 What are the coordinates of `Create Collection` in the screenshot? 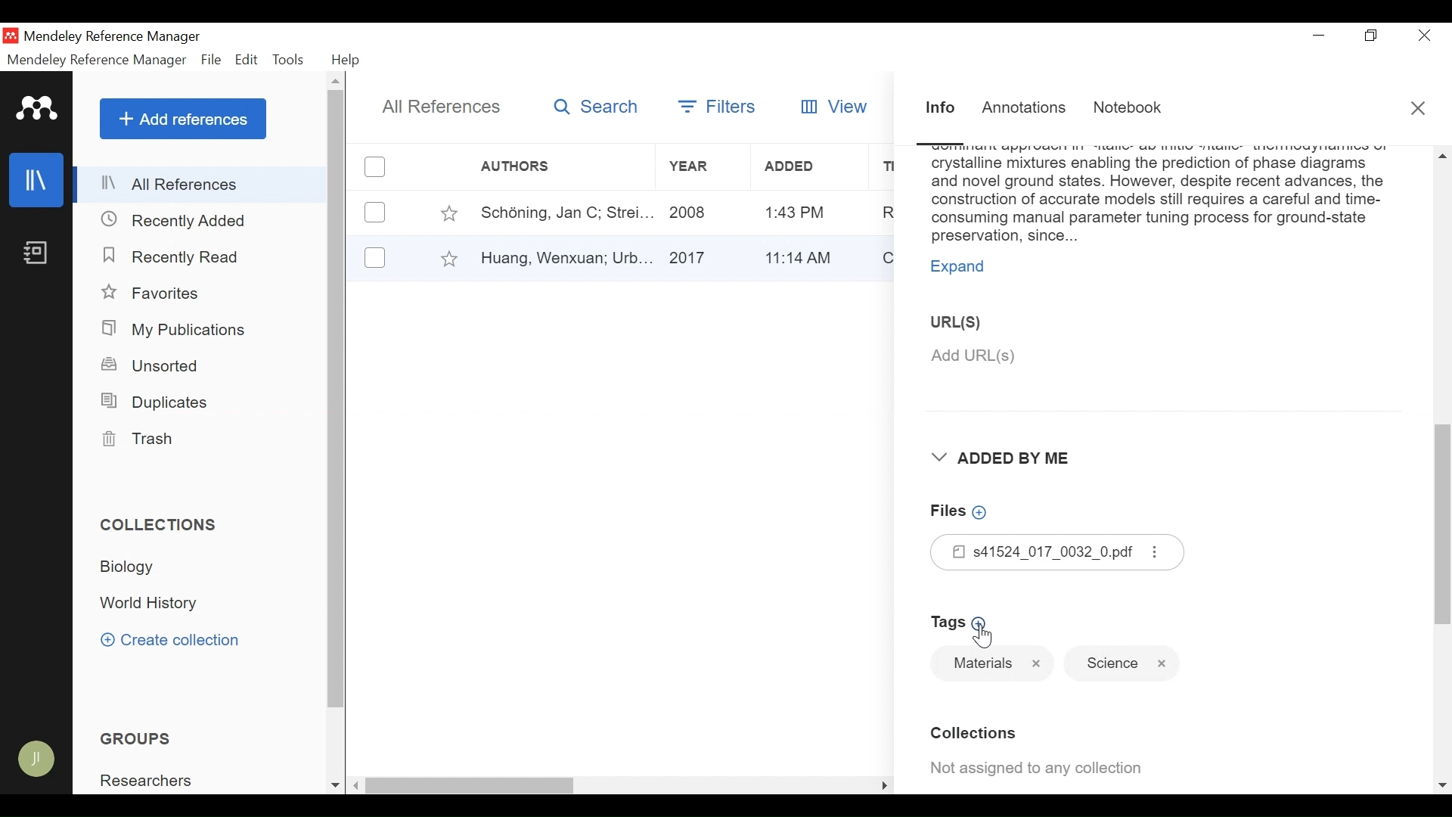 It's located at (170, 639).